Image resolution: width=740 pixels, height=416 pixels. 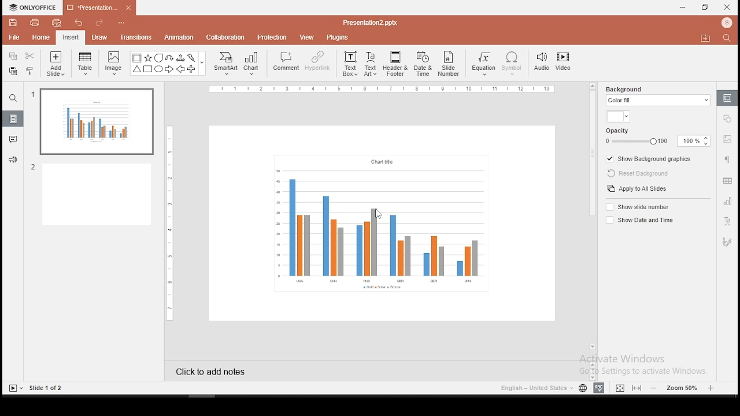 I want to click on support and feedback, so click(x=13, y=161).